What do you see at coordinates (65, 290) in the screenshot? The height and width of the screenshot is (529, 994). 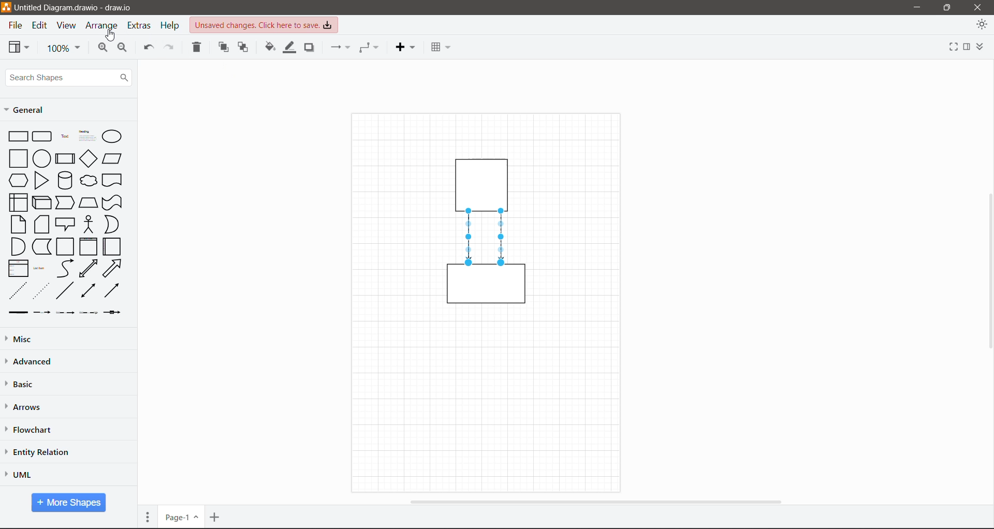 I see `line` at bounding box center [65, 290].